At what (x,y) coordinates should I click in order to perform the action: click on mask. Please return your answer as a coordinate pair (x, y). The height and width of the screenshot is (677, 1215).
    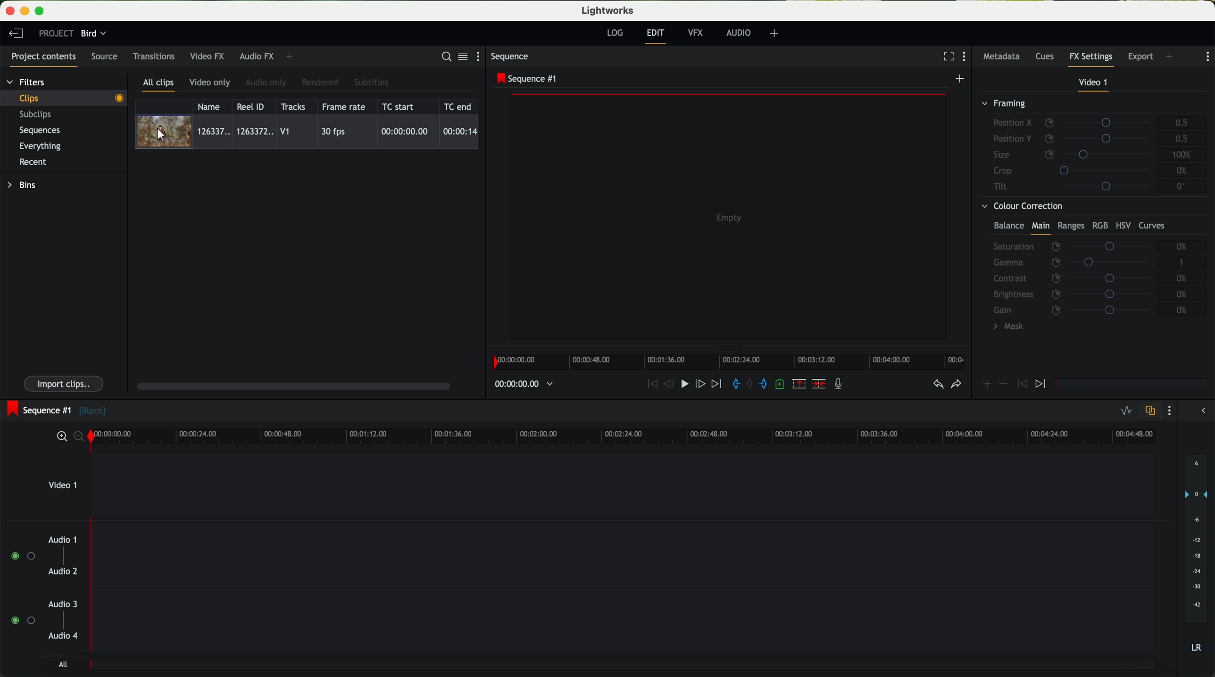
    Looking at the image, I should click on (1007, 327).